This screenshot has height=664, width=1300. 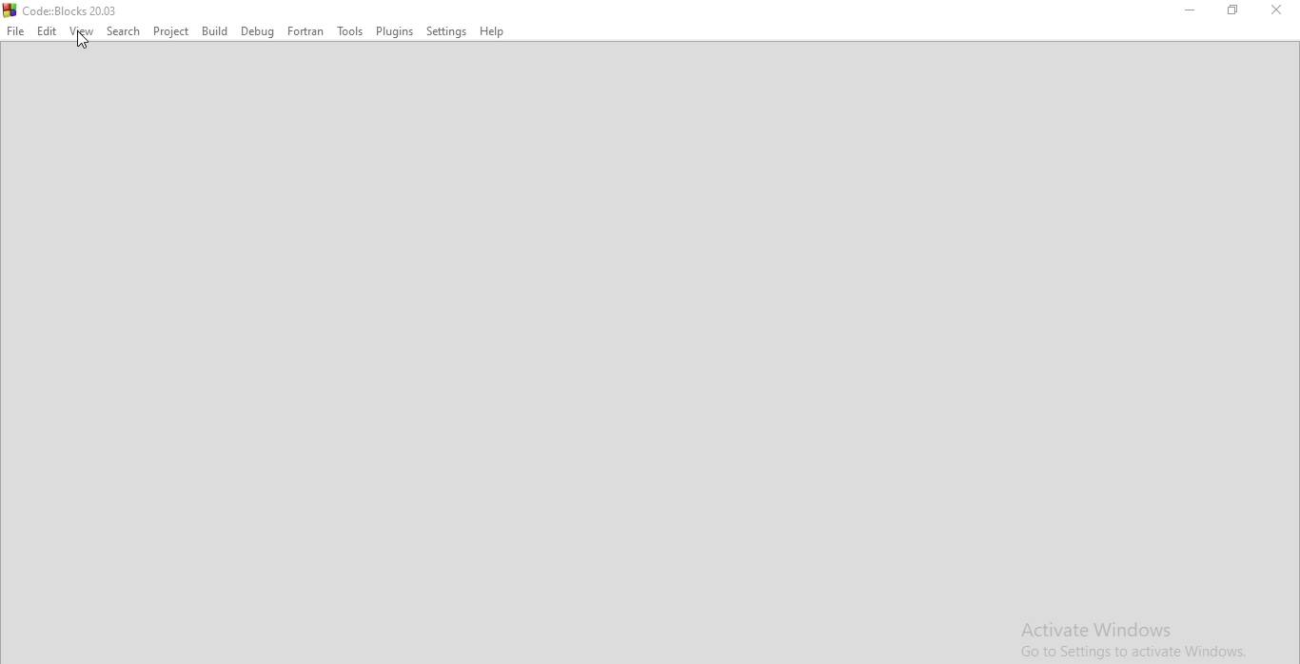 What do you see at coordinates (1277, 10) in the screenshot?
I see `Close` at bounding box center [1277, 10].